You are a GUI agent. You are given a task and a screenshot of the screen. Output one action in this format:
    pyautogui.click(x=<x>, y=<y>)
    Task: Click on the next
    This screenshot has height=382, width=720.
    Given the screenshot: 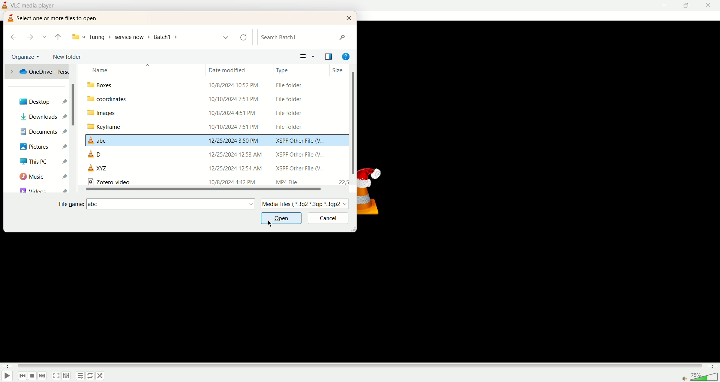 What is the action you would take?
    pyautogui.click(x=42, y=376)
    